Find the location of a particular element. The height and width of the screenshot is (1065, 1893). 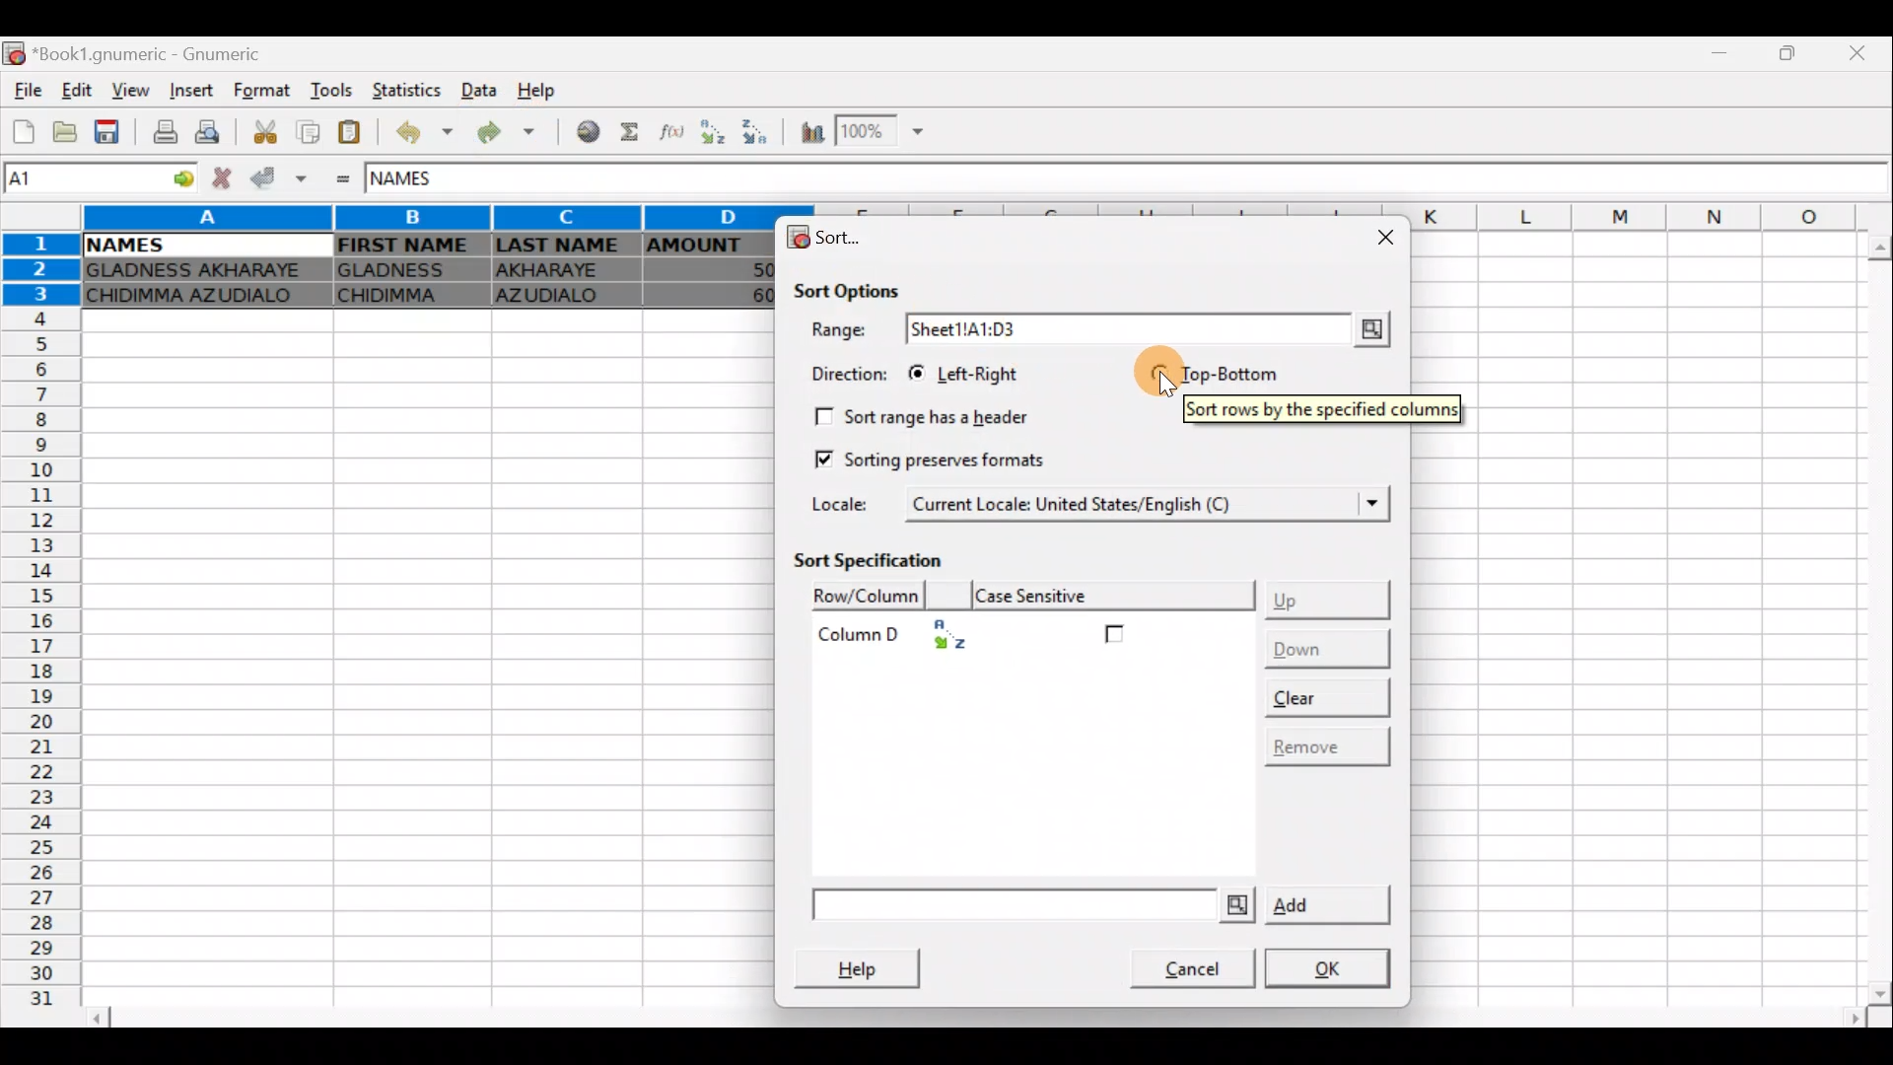

Sheet1!A1:D3 is located at coordinates (1012, 329).